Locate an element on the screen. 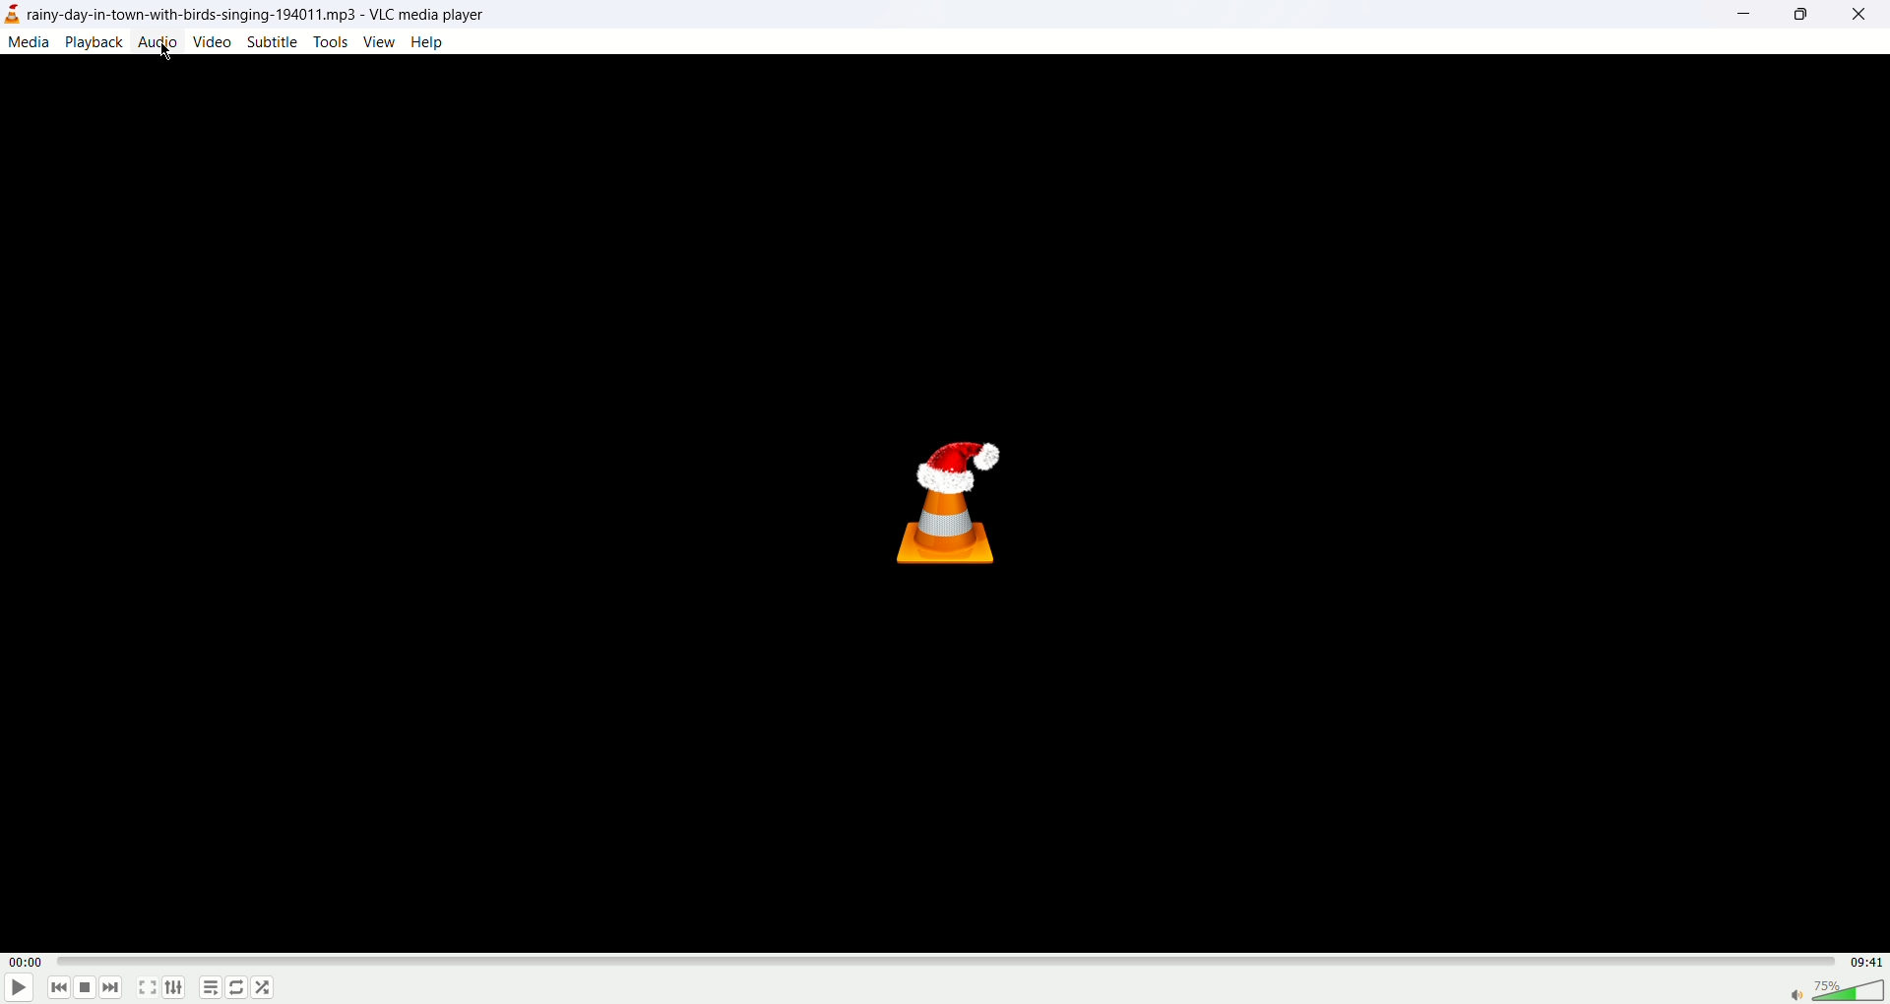 This screenshot has width=1890, height=1004. minimize is located at coordinates (1744, 17).